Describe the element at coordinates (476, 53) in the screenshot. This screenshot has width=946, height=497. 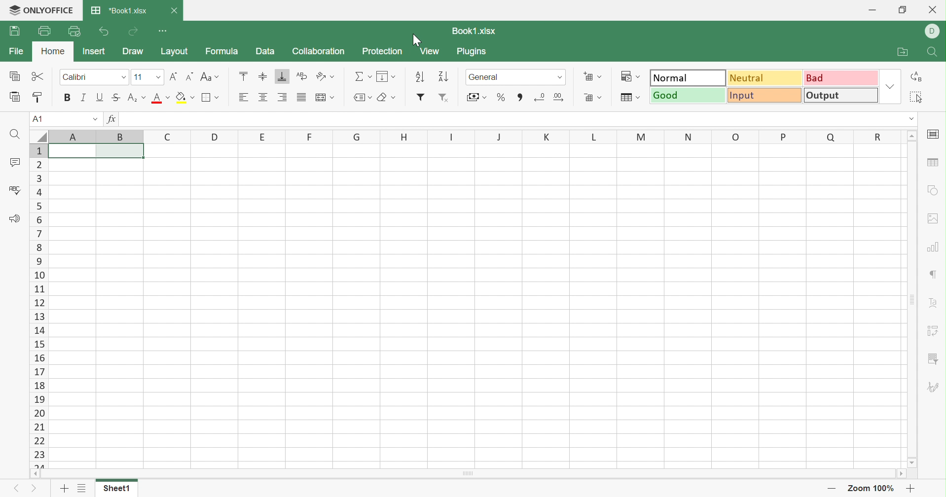
I see `Plugins` at that location.